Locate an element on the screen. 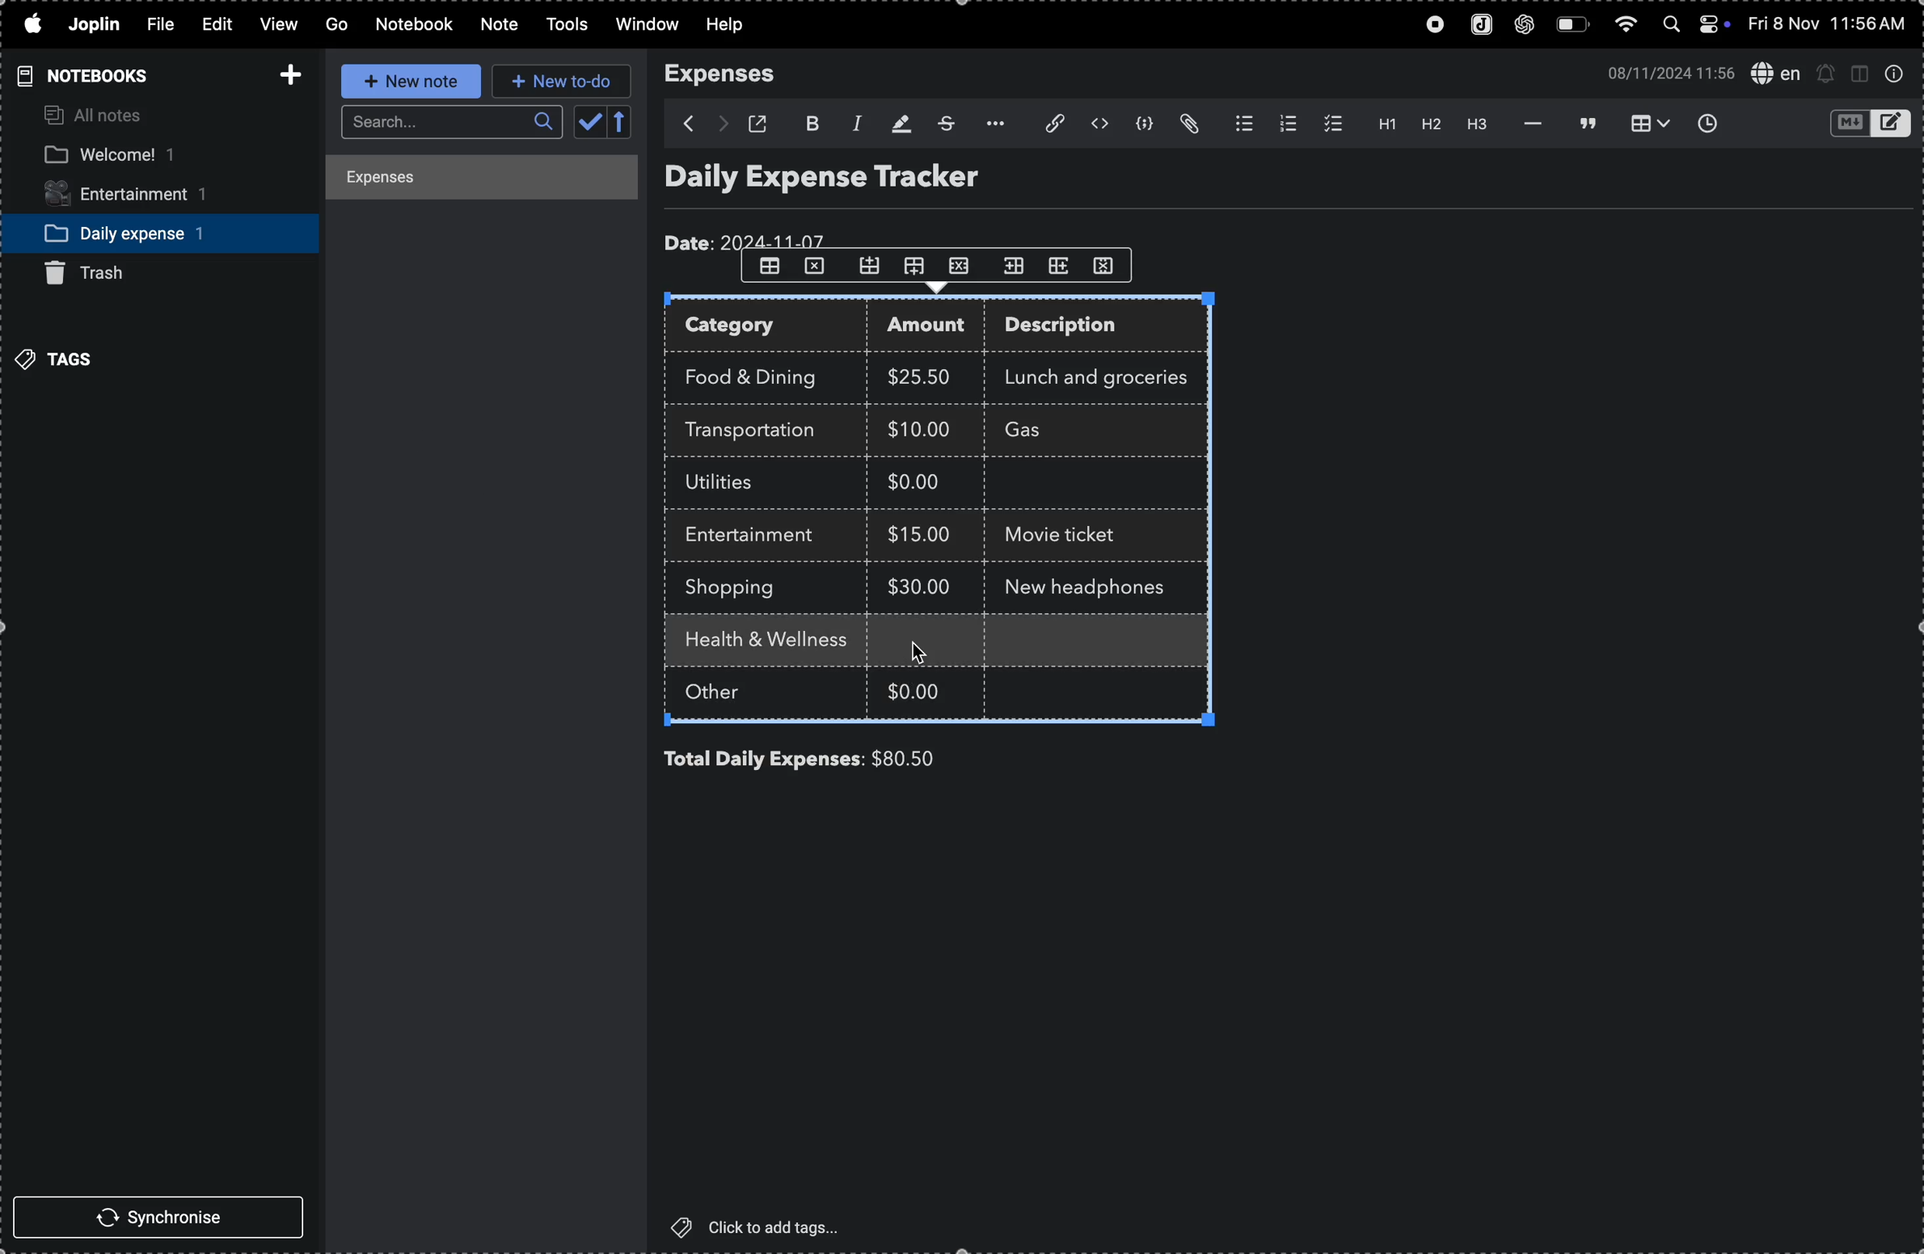  click to add tags is located at coordinates (766, 1227).